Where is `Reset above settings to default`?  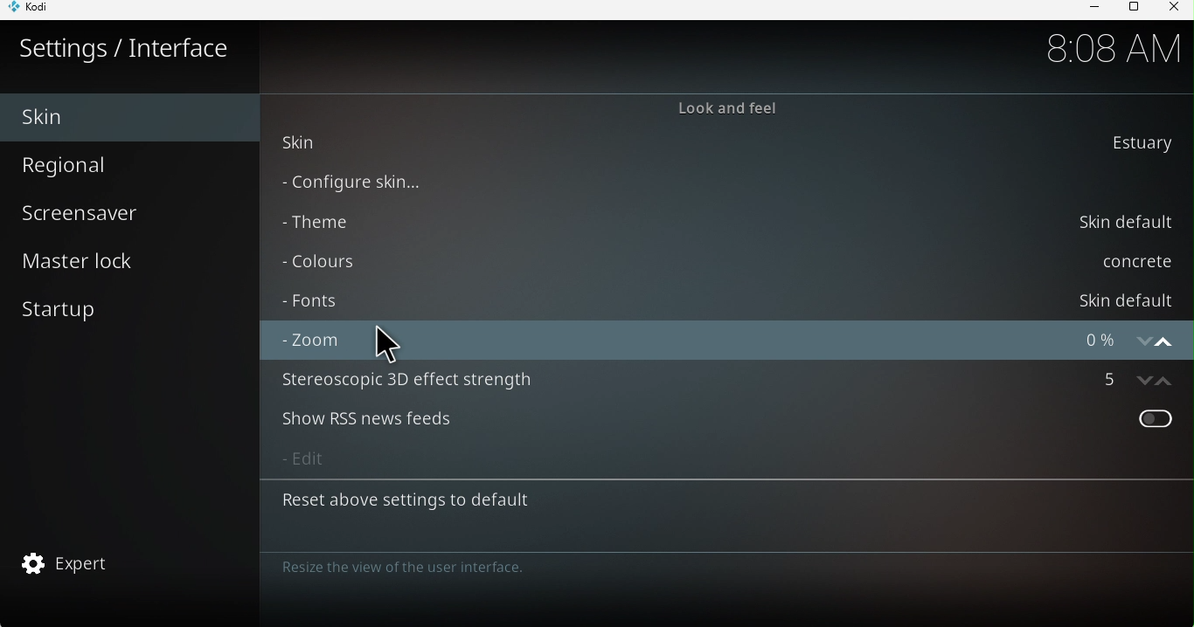 Reset above settings to default is located at coordinates (718, 505).